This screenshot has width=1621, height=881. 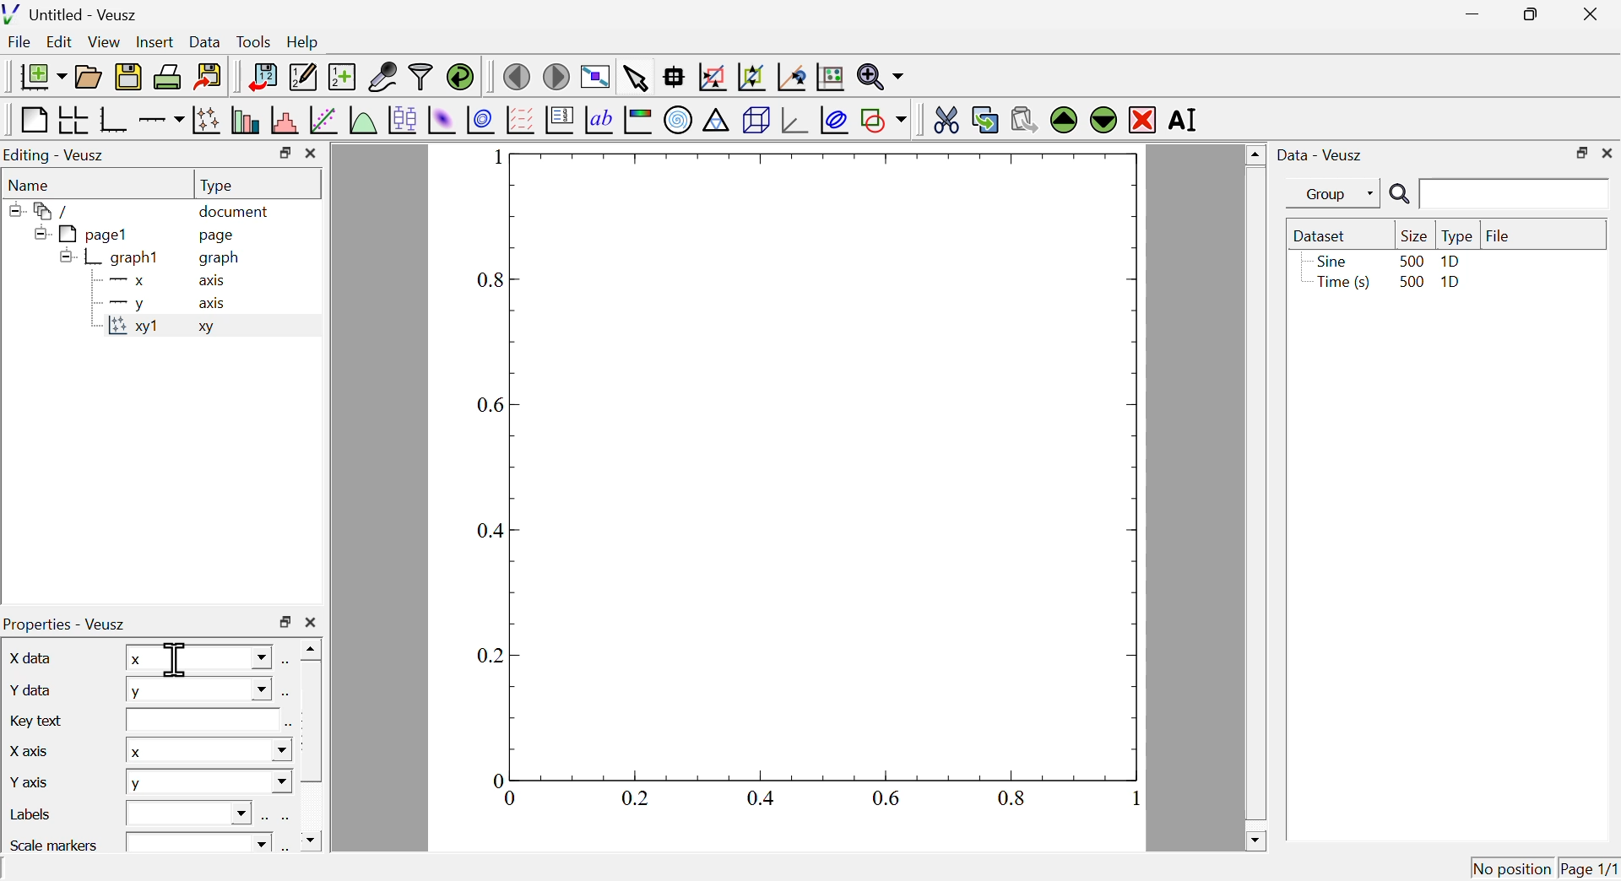 I want to click on Insert, so click(x=153, y=41).